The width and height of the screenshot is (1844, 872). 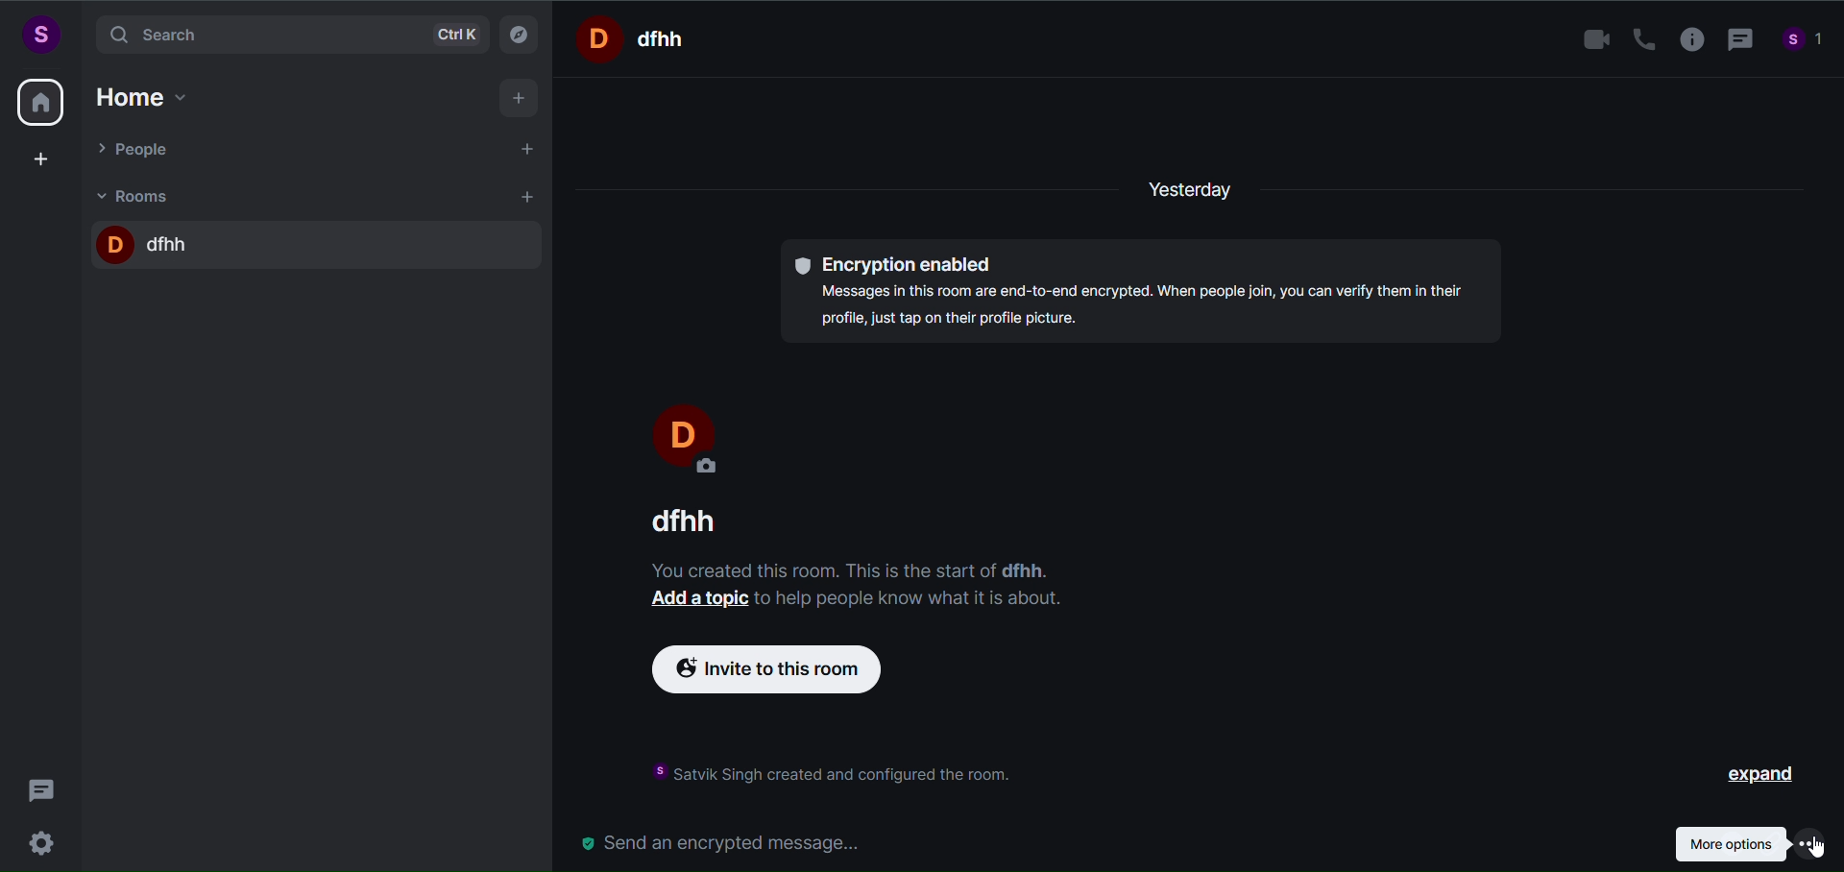 I want to click on threads , so click(x=42, y=785).